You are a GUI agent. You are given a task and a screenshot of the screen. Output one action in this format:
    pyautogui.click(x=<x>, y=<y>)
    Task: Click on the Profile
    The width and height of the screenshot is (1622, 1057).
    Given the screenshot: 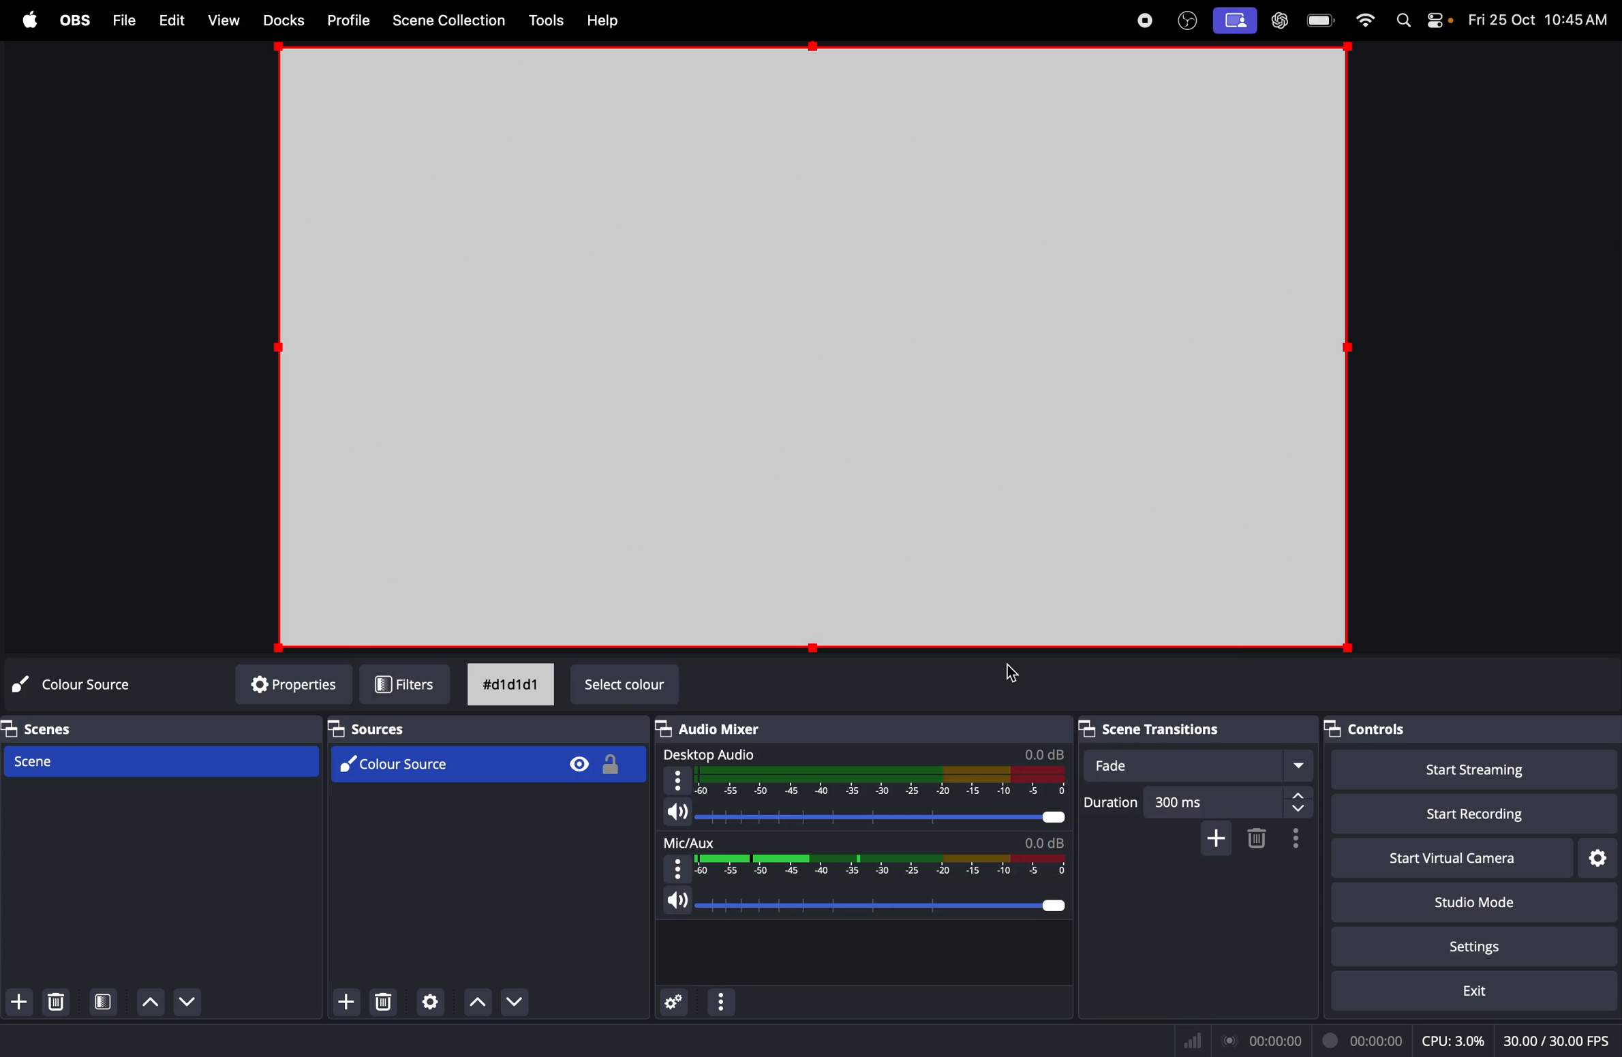 What is the action you would take?
    pyautogui.click(x=348, y=21)
    